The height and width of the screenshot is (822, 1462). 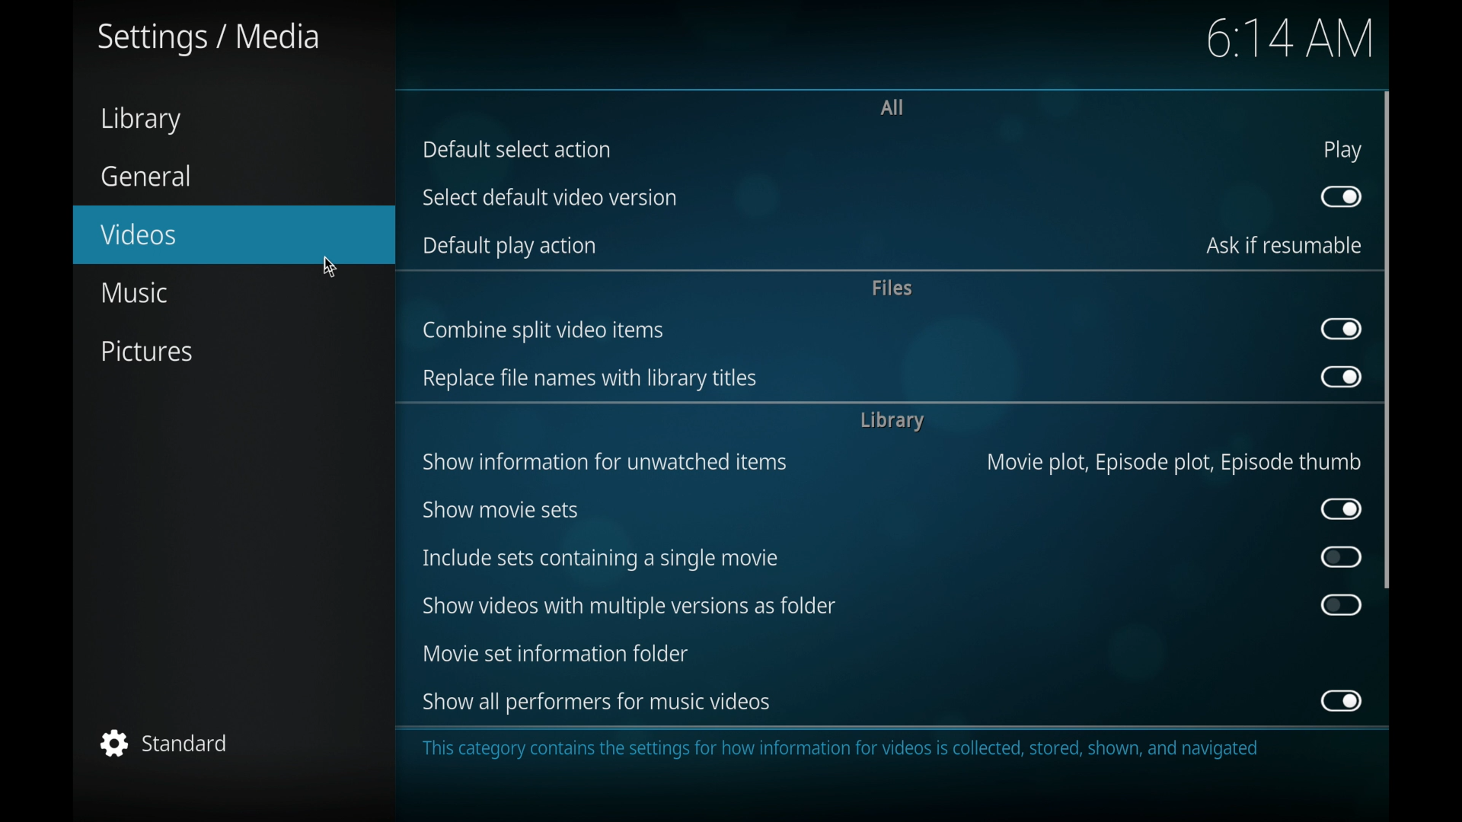 What do you see at coordinates (892, 287) in the screenshot?
I see `files` at bounding box center [892, 287].